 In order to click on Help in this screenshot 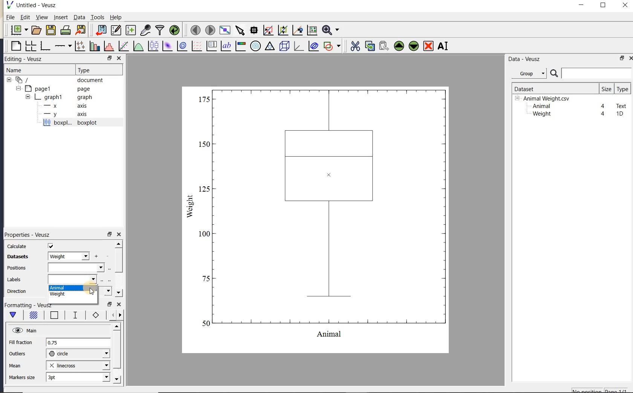, I will do `click(116, 17)`.